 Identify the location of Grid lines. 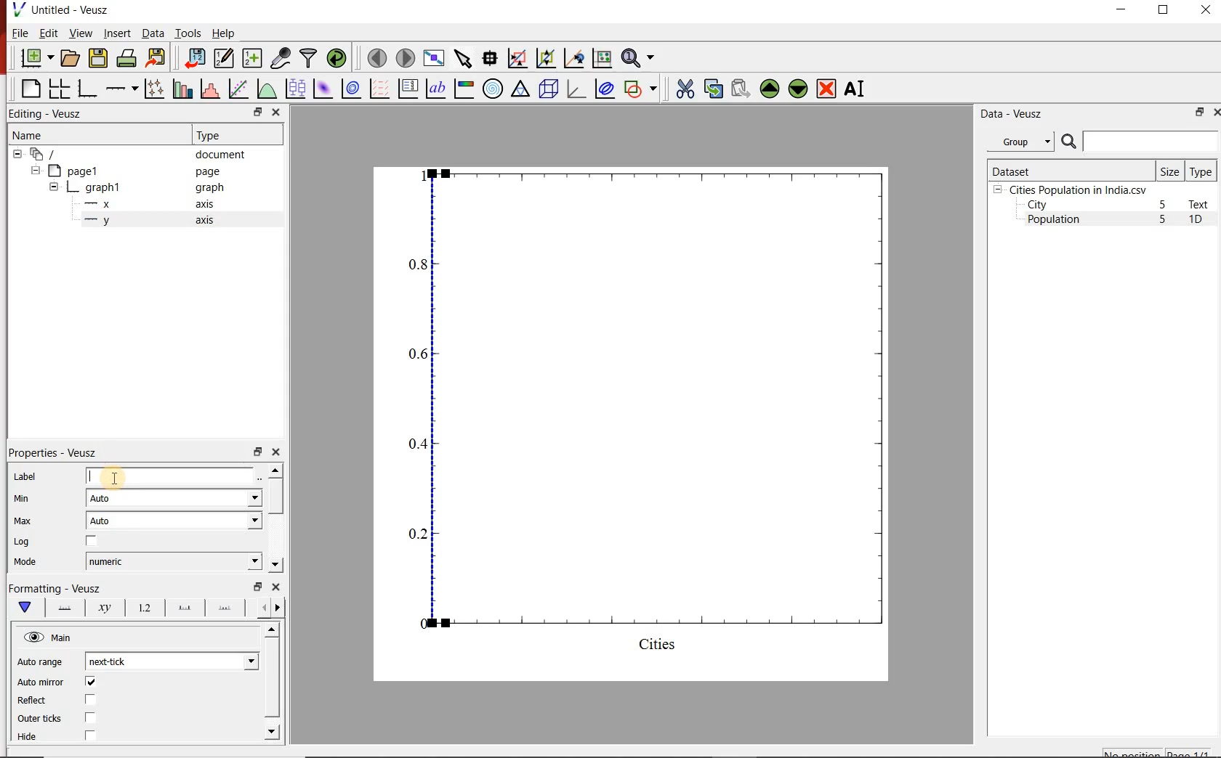
(273, 607).